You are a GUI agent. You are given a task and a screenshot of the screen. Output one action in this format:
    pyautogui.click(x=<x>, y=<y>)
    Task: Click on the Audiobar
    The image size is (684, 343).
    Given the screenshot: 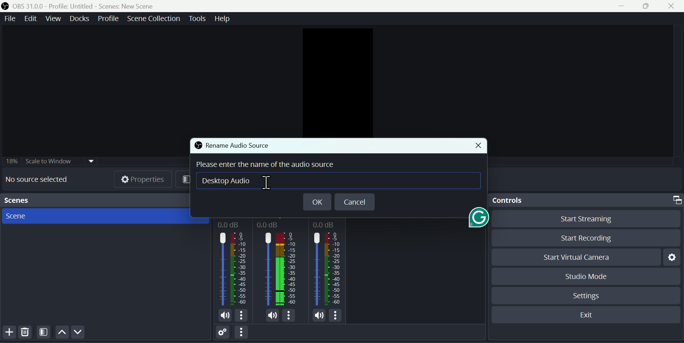 What is the action you would take?
    pyautogui.click(x=281, y=269)
    